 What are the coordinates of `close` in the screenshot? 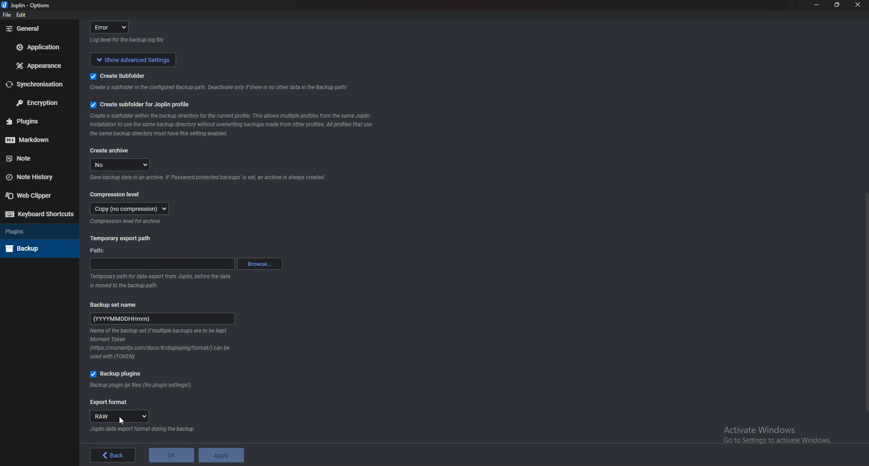 It's located at (856, 7).